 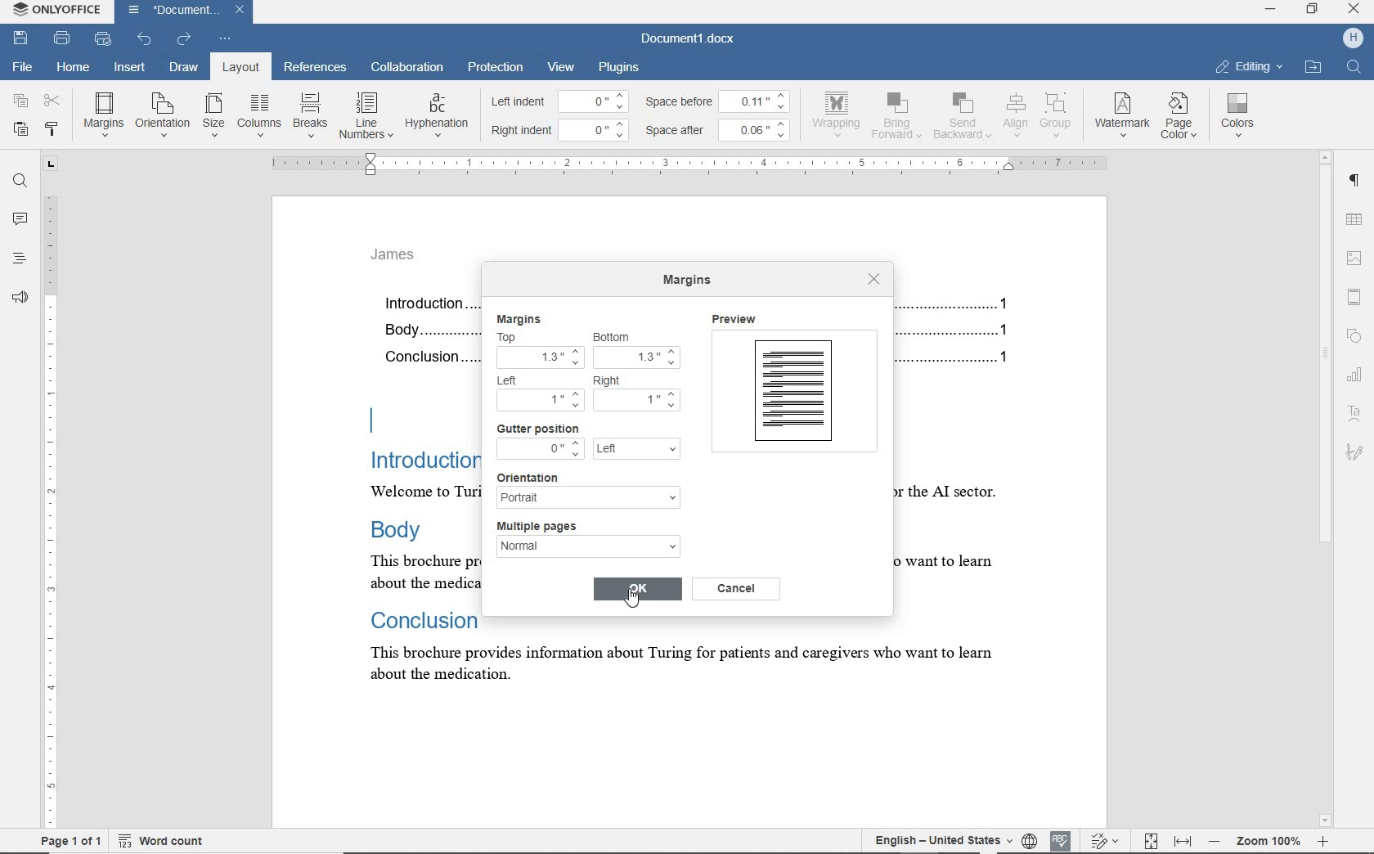 What do you see at coordinates (758, 129) in the screenshot?
I see `0.06` at bounding box center [758, 129].